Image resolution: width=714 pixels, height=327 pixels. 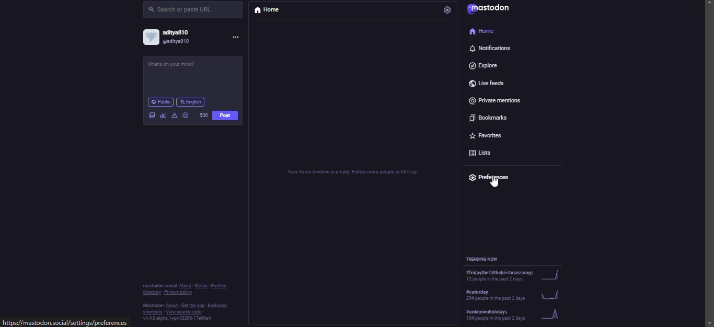 What do you see at coordinates (186, 114) in the screenshot?
I see `emoji` at bounding box center [186, 114].